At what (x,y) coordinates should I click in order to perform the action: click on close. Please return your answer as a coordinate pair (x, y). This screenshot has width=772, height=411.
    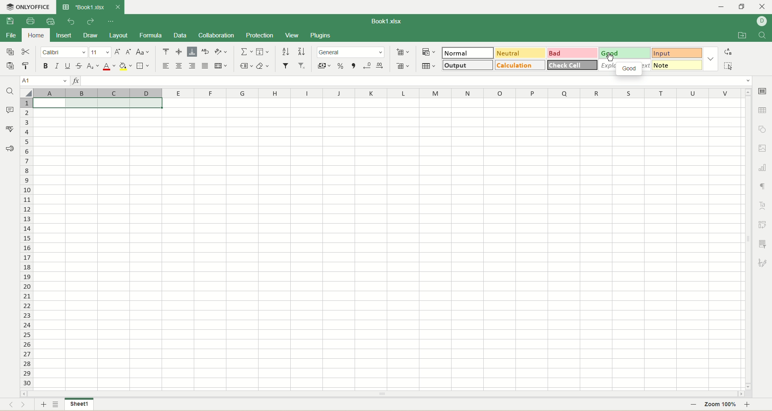
    Looking at the image, I should click on (763, 6).